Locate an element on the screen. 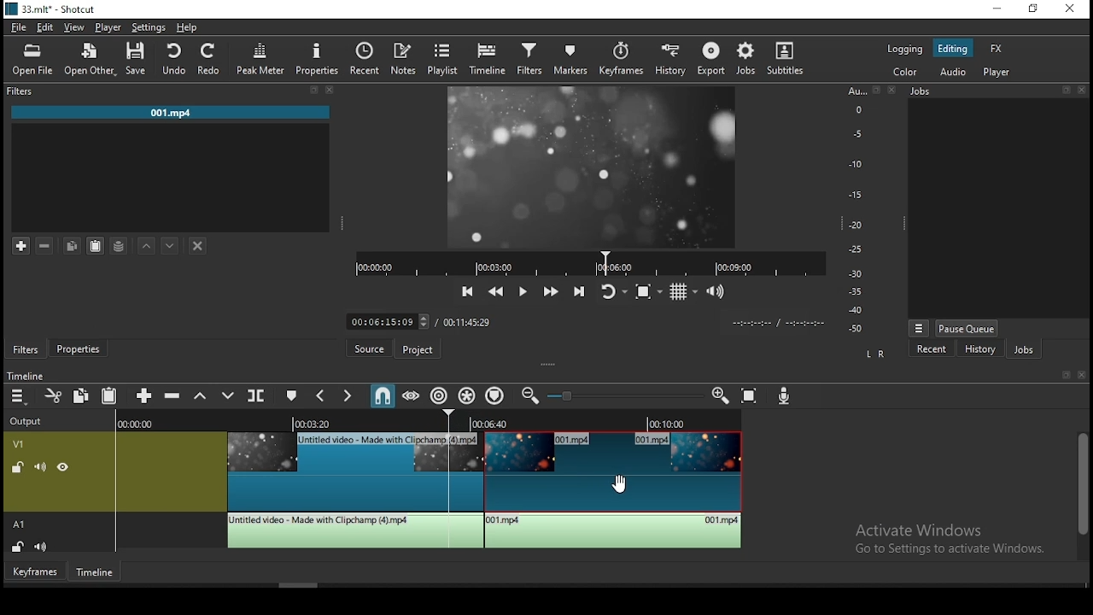 This screenshot has width=1093, height=615. edit is located at coordinates (46, 26).